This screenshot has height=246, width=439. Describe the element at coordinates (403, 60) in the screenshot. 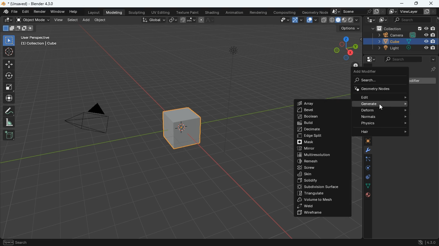

I see `search` at that location.